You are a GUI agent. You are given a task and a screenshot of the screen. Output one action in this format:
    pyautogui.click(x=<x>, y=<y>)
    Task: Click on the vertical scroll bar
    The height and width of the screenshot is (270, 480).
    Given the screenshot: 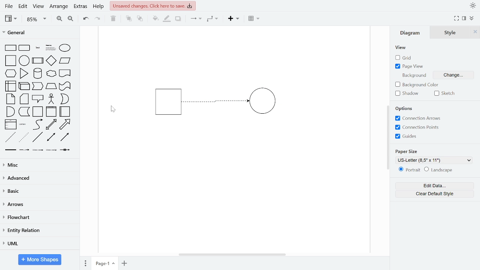 What is the action you would take?
    pyautogui.click(x=388, y=138)
    